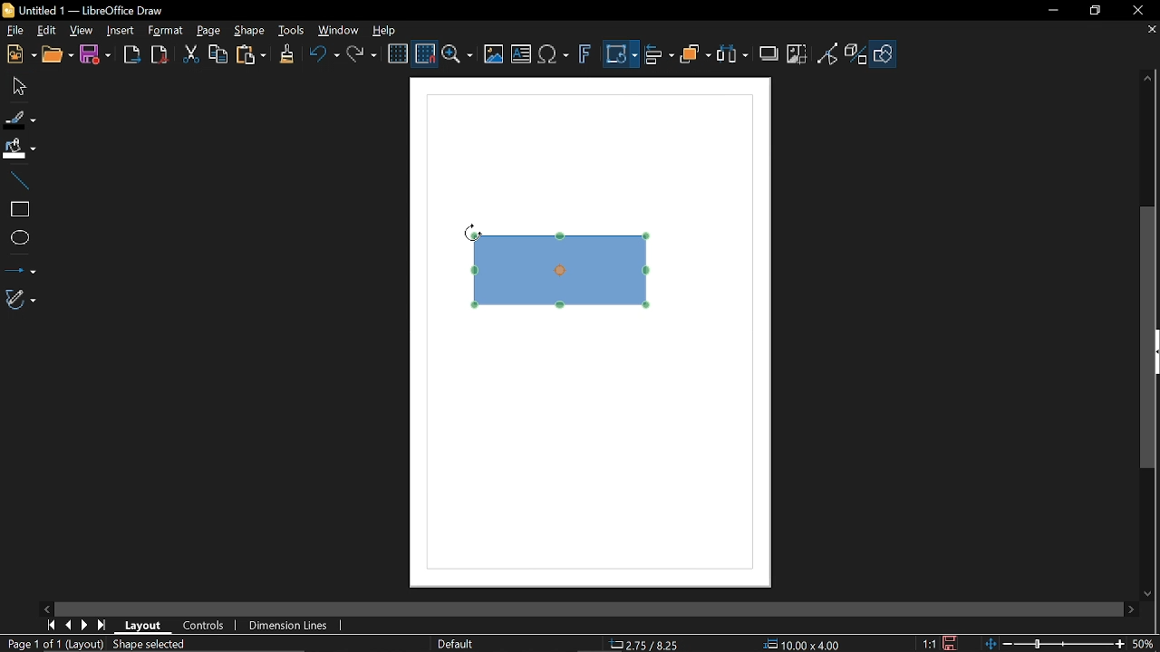  I want to click on Untitled 1 — LibreOffice Draw, so click(98, 10).